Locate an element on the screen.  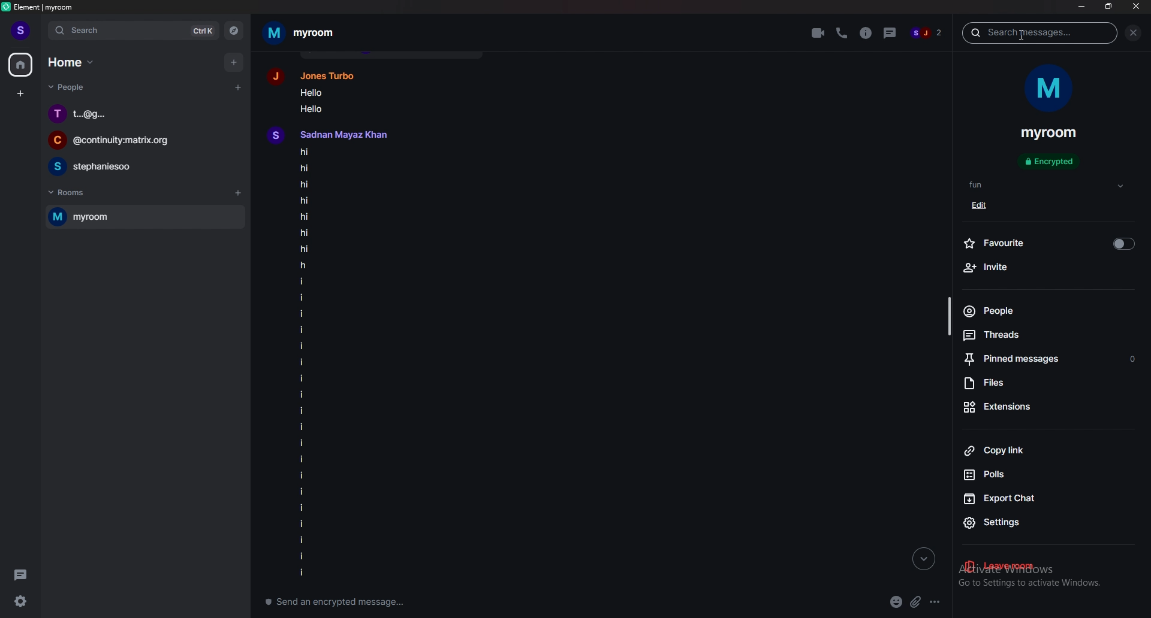
user profile is located at coordinates (341, 134).